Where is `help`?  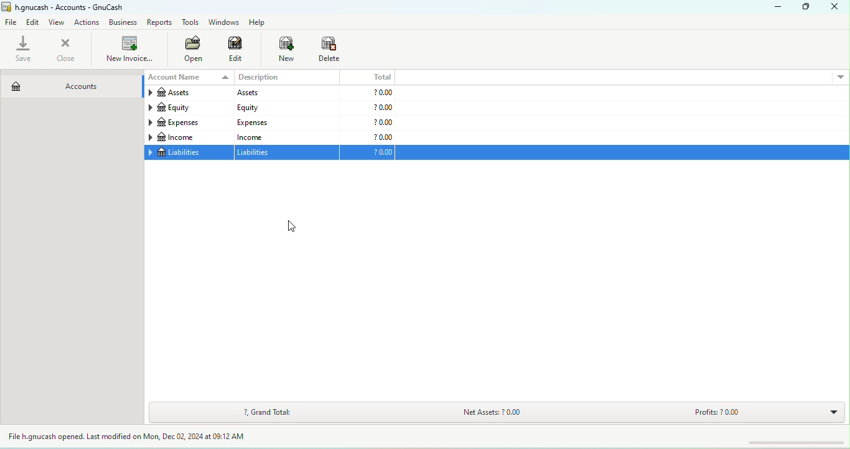
help is located at coordinates (260, 22).